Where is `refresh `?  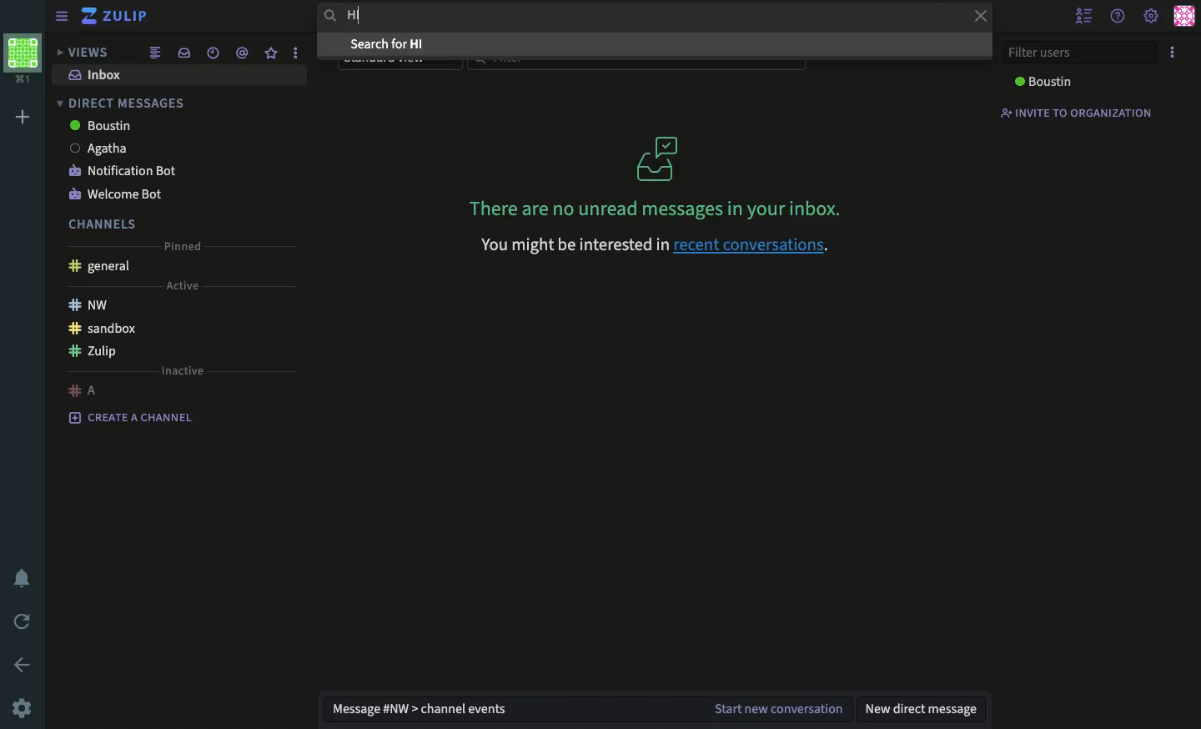
refresh  is located at coordinates (24, 619).